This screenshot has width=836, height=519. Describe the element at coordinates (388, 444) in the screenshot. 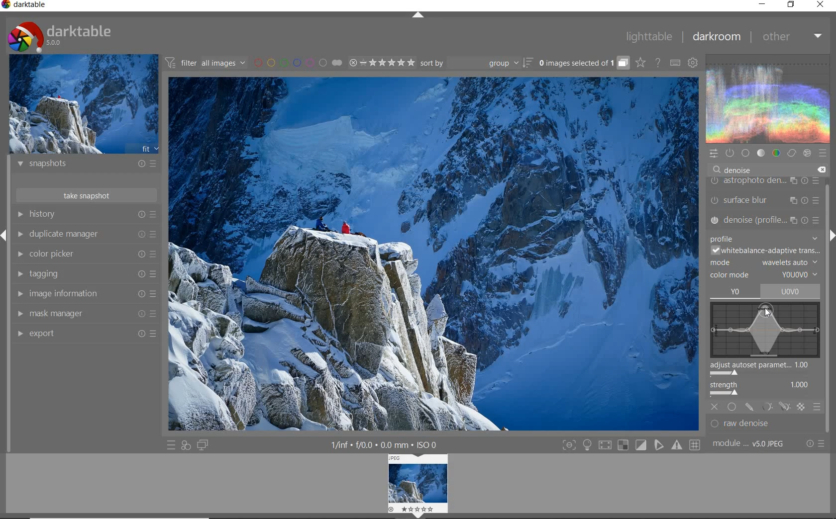

I see `1/inf*f/0.0 mm*ISO 0` at that location.